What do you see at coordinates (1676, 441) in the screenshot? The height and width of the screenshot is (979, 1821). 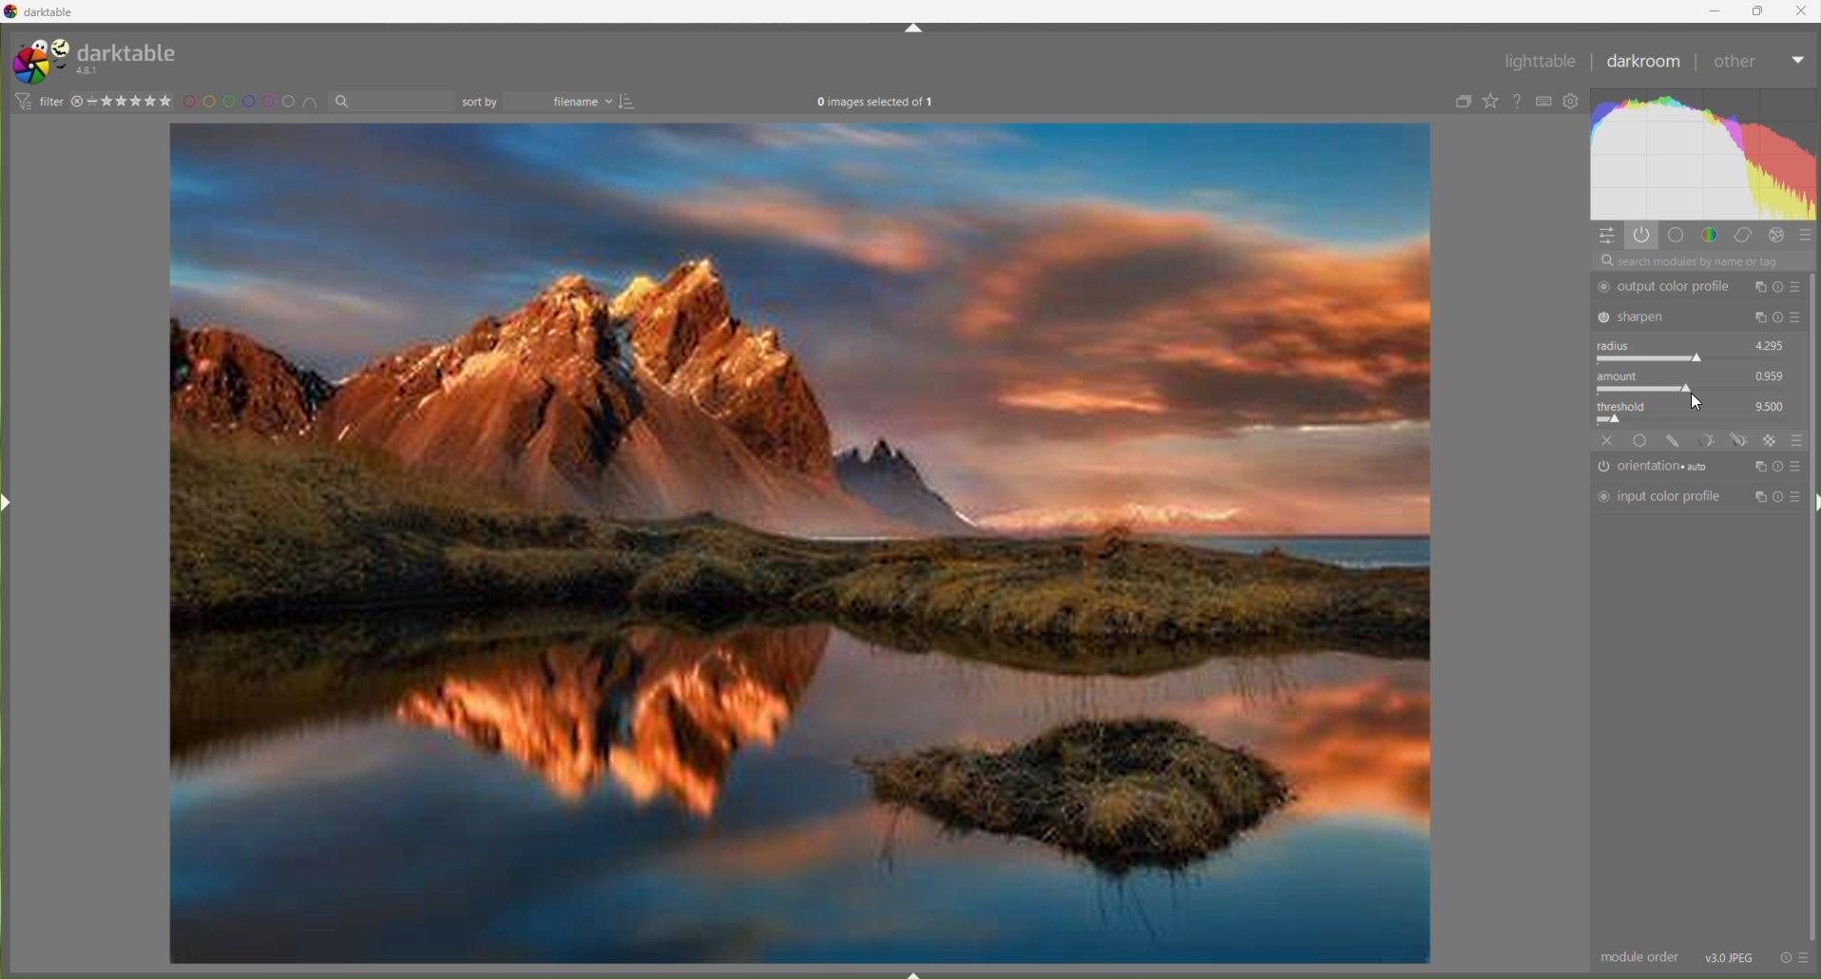 I see `draw` at bounding box center [1676, 441].